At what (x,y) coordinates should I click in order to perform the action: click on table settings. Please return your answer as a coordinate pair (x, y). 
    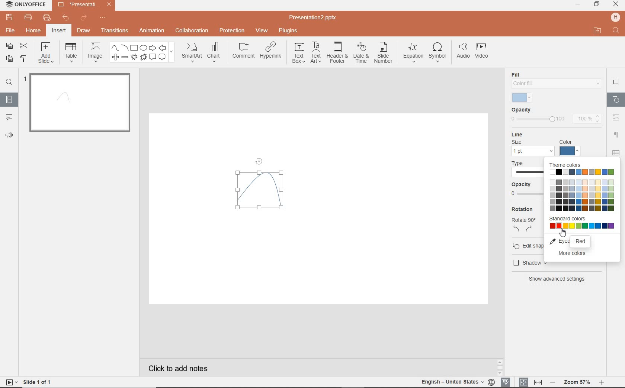
    Looking at the image, I should click on (617, 152).